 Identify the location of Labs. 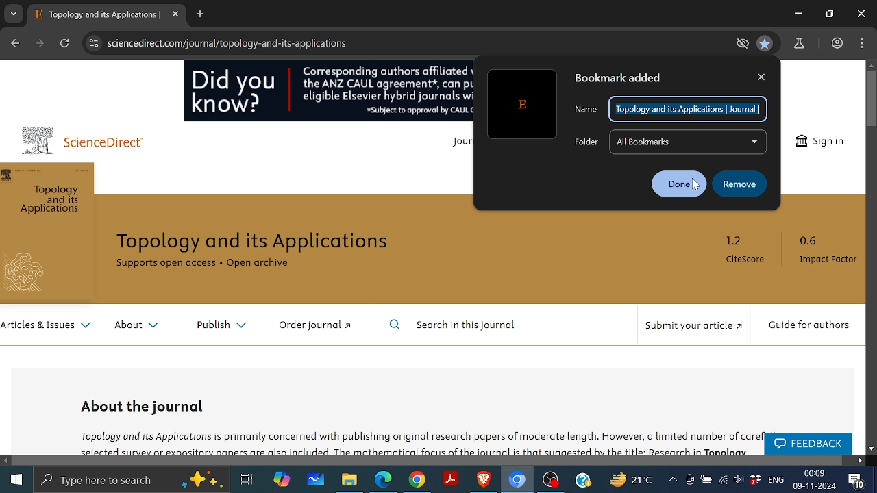
(800, 44).